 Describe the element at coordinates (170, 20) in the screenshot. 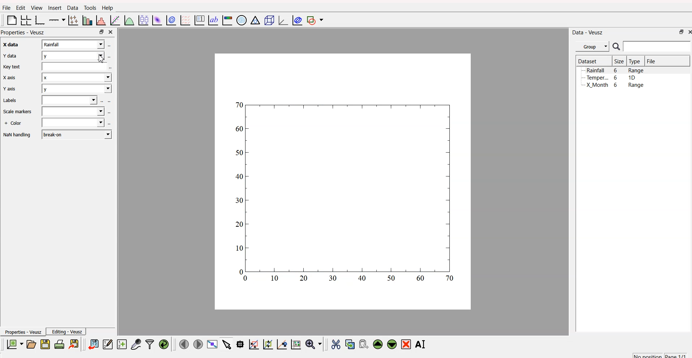

I see `plot data` at that location.